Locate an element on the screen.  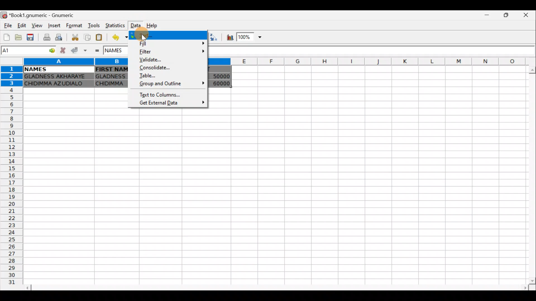
Go to is located at coordinates (50, 51).